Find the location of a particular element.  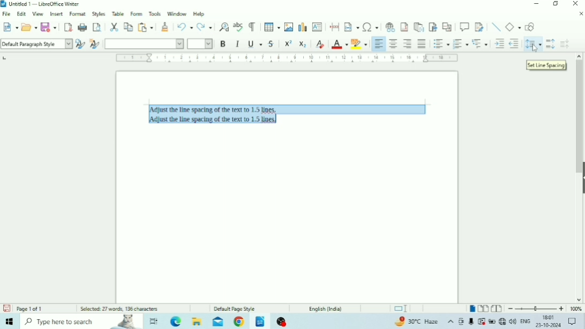

Standard selection is located at coordinates (402, 309).